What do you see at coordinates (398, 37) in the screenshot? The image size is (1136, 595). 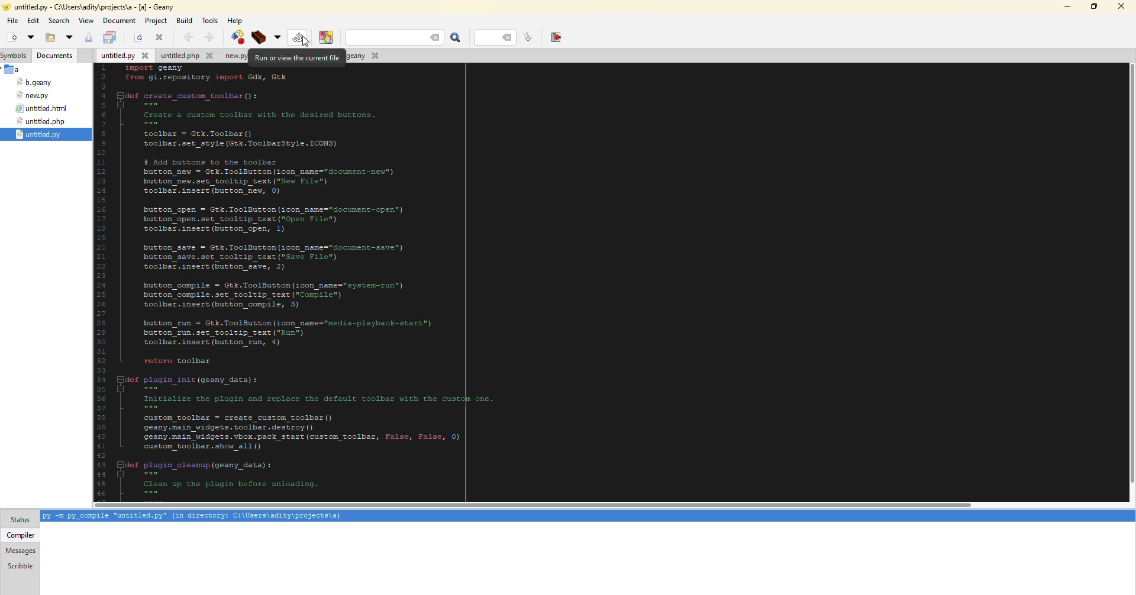 I see `search` at bounding box center [398, 37].